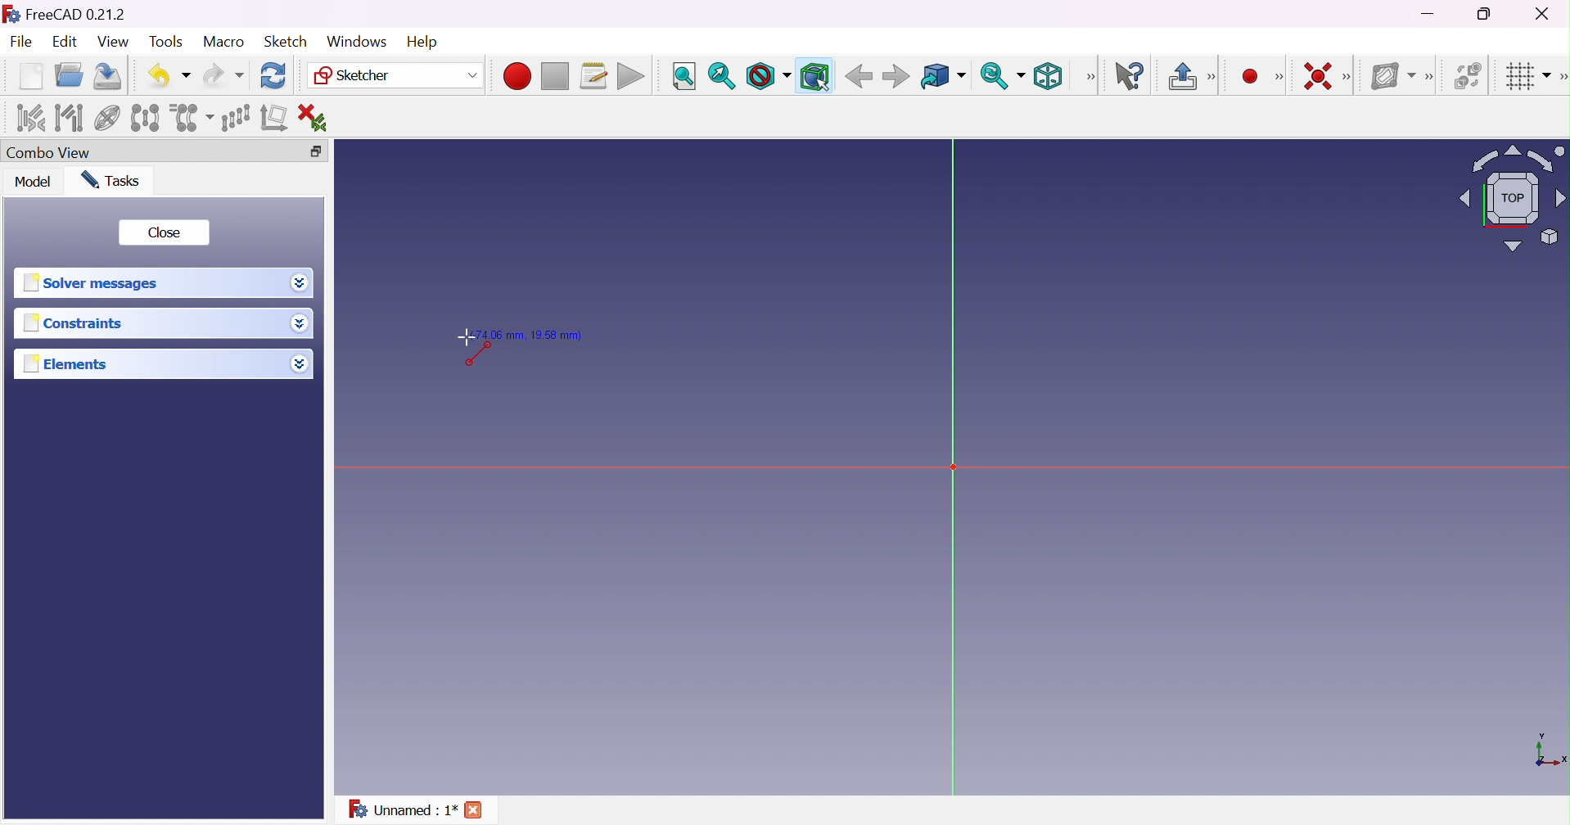 Image resolution: width=1570 pixels, height=825 pixels. I want to click on Select associated constraints, so click(29, 118).